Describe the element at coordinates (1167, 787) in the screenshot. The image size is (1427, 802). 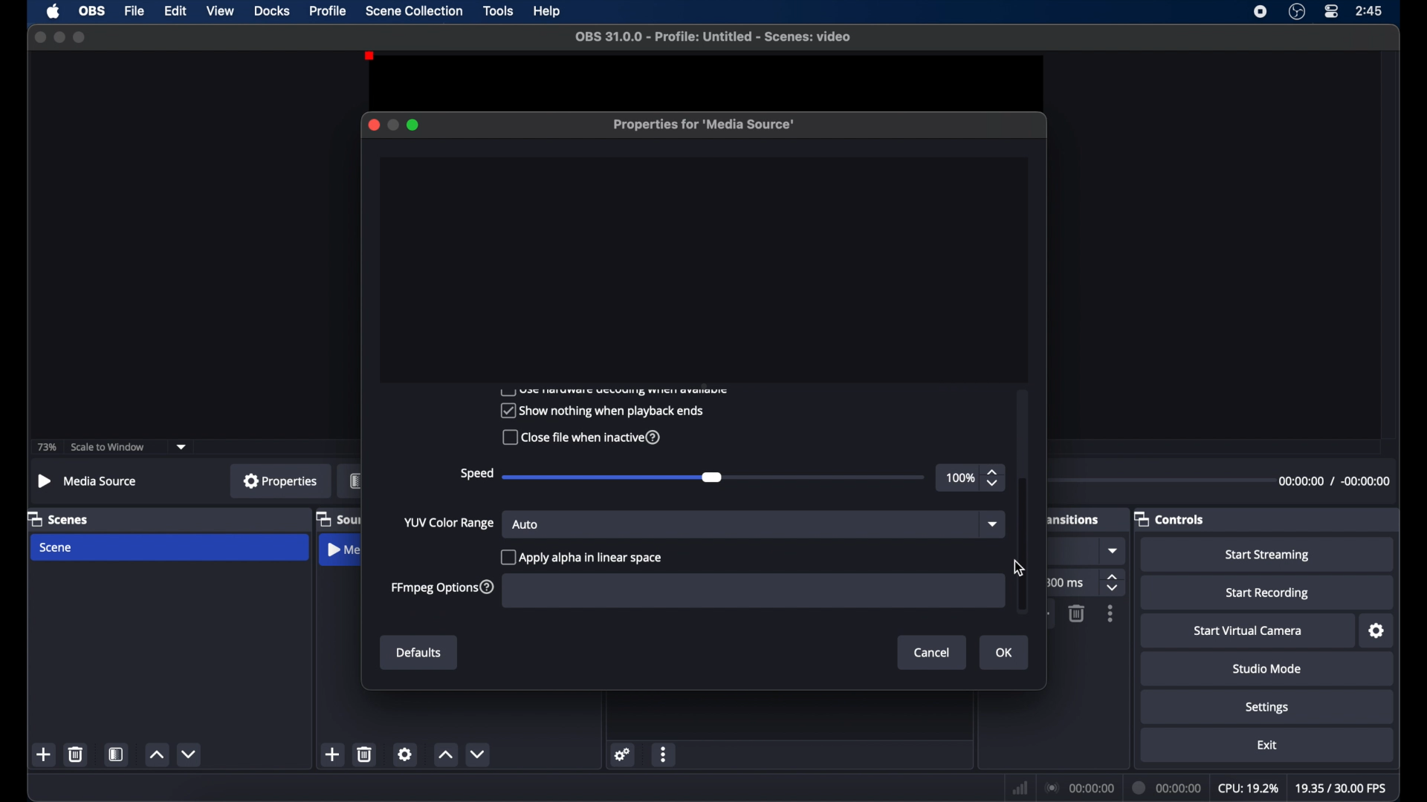
I see `duration` at that location.